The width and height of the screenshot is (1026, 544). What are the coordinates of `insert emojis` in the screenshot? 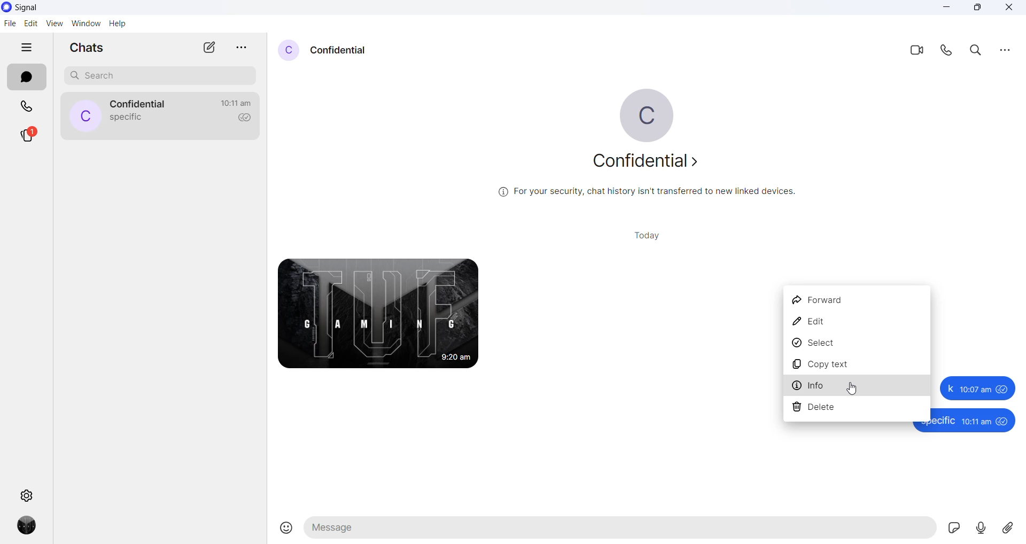 It's located at (282, 529).